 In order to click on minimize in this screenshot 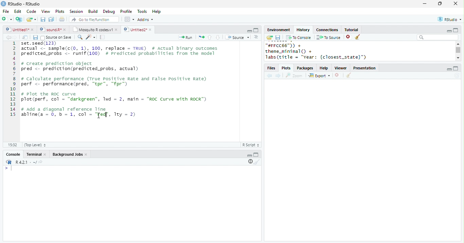, I will do `click(249, 30)`.